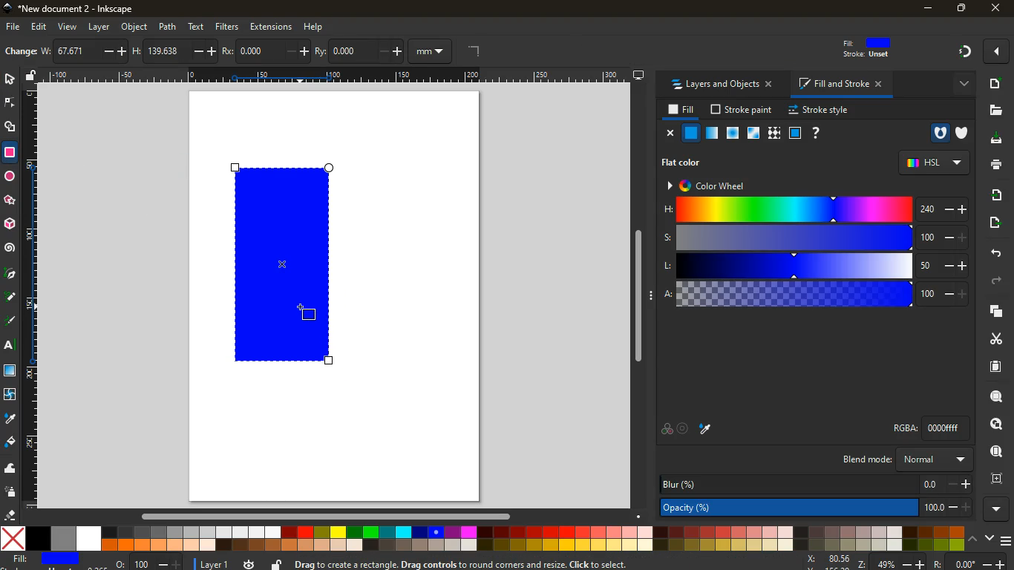 Image resolution: width=1014 pixels, height=570 pixels. I want to click on w, so click(85, 51).